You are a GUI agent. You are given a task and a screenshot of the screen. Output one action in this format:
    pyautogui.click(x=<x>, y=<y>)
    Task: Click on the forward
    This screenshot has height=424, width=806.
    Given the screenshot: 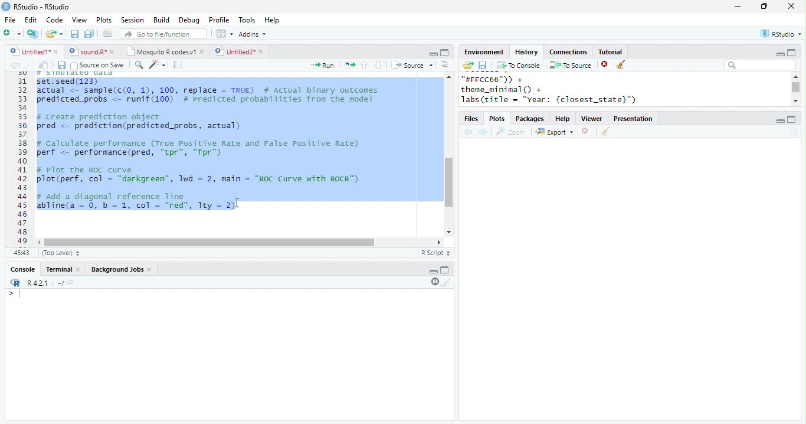 What is the action you would take?
    pyautogui.click(x=484, y=133)
    